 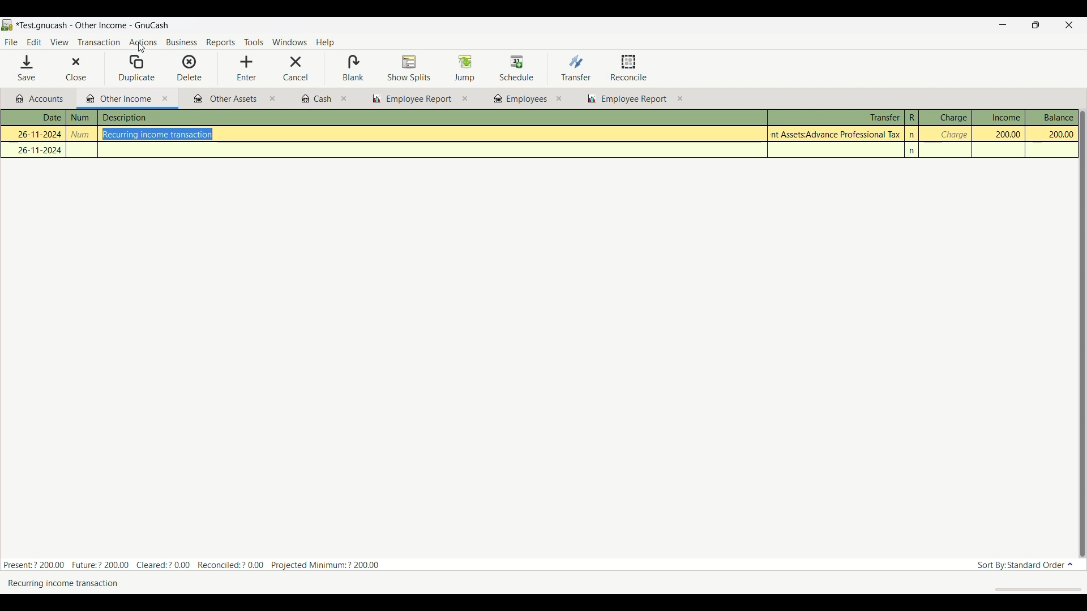 I want to click on other assets, so click(x=226, y=100).